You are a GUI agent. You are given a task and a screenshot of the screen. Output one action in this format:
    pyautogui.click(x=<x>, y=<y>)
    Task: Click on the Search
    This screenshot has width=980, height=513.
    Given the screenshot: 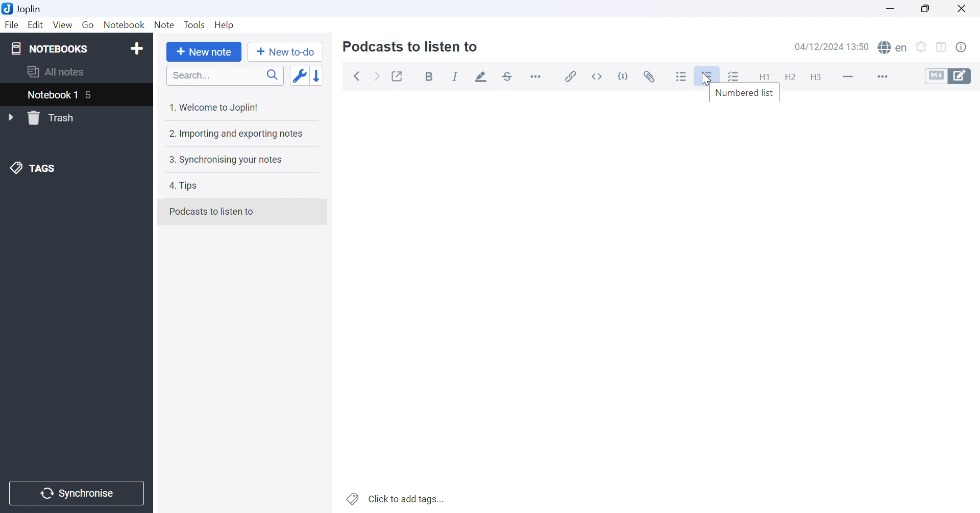 What is the action you would take?
    pyautogui.click(x=225, y=76)
    